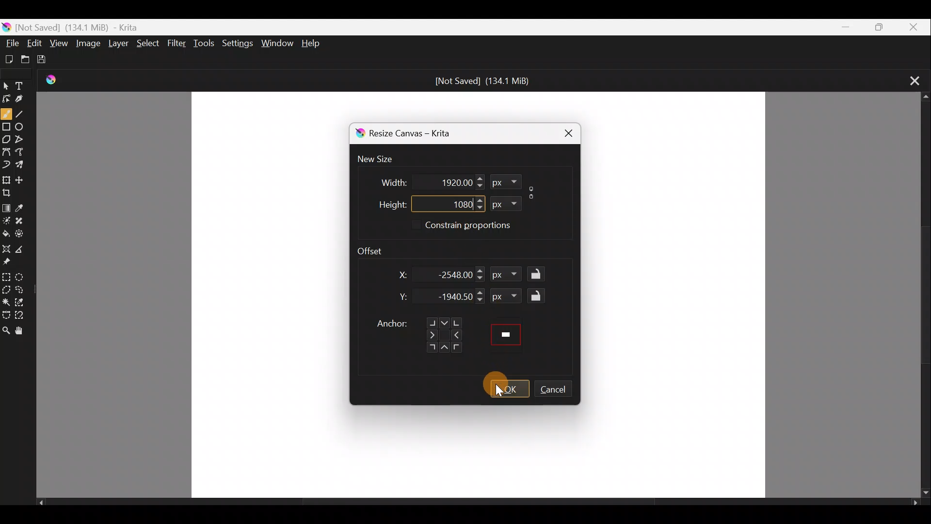  What do you see at coordinates (35, 43) in the screenshot?
I see `Edit` at bounding box center [35, 43].